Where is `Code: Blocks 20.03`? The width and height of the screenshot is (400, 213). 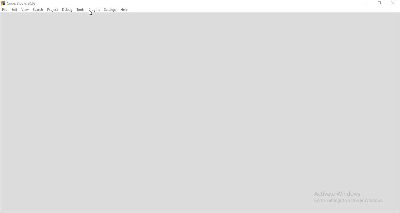
Code: Blocks 20.03 is located at coordinates (23, 3).